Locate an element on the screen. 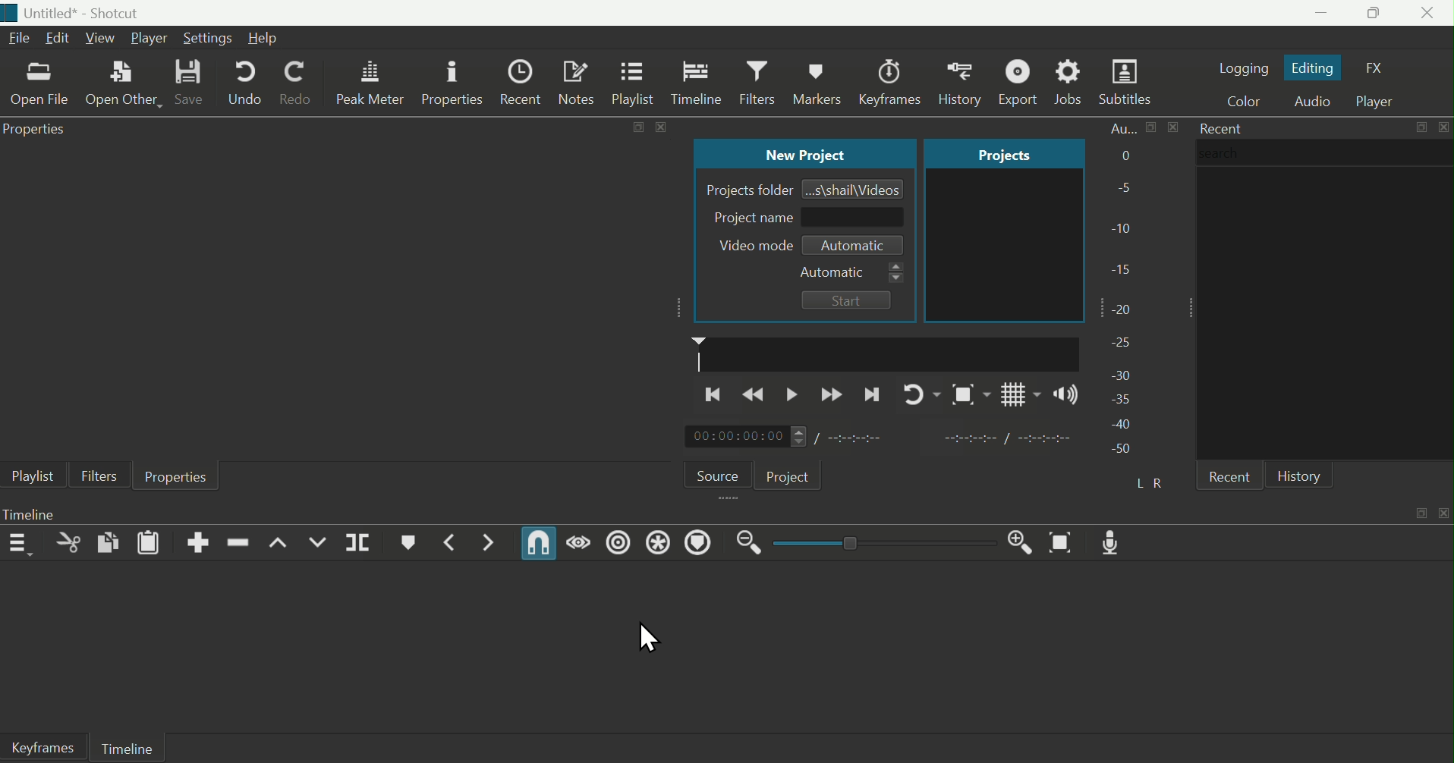 The height and width of the screenshot is (763, 1454). Undo is located at coordinates (242, 84).